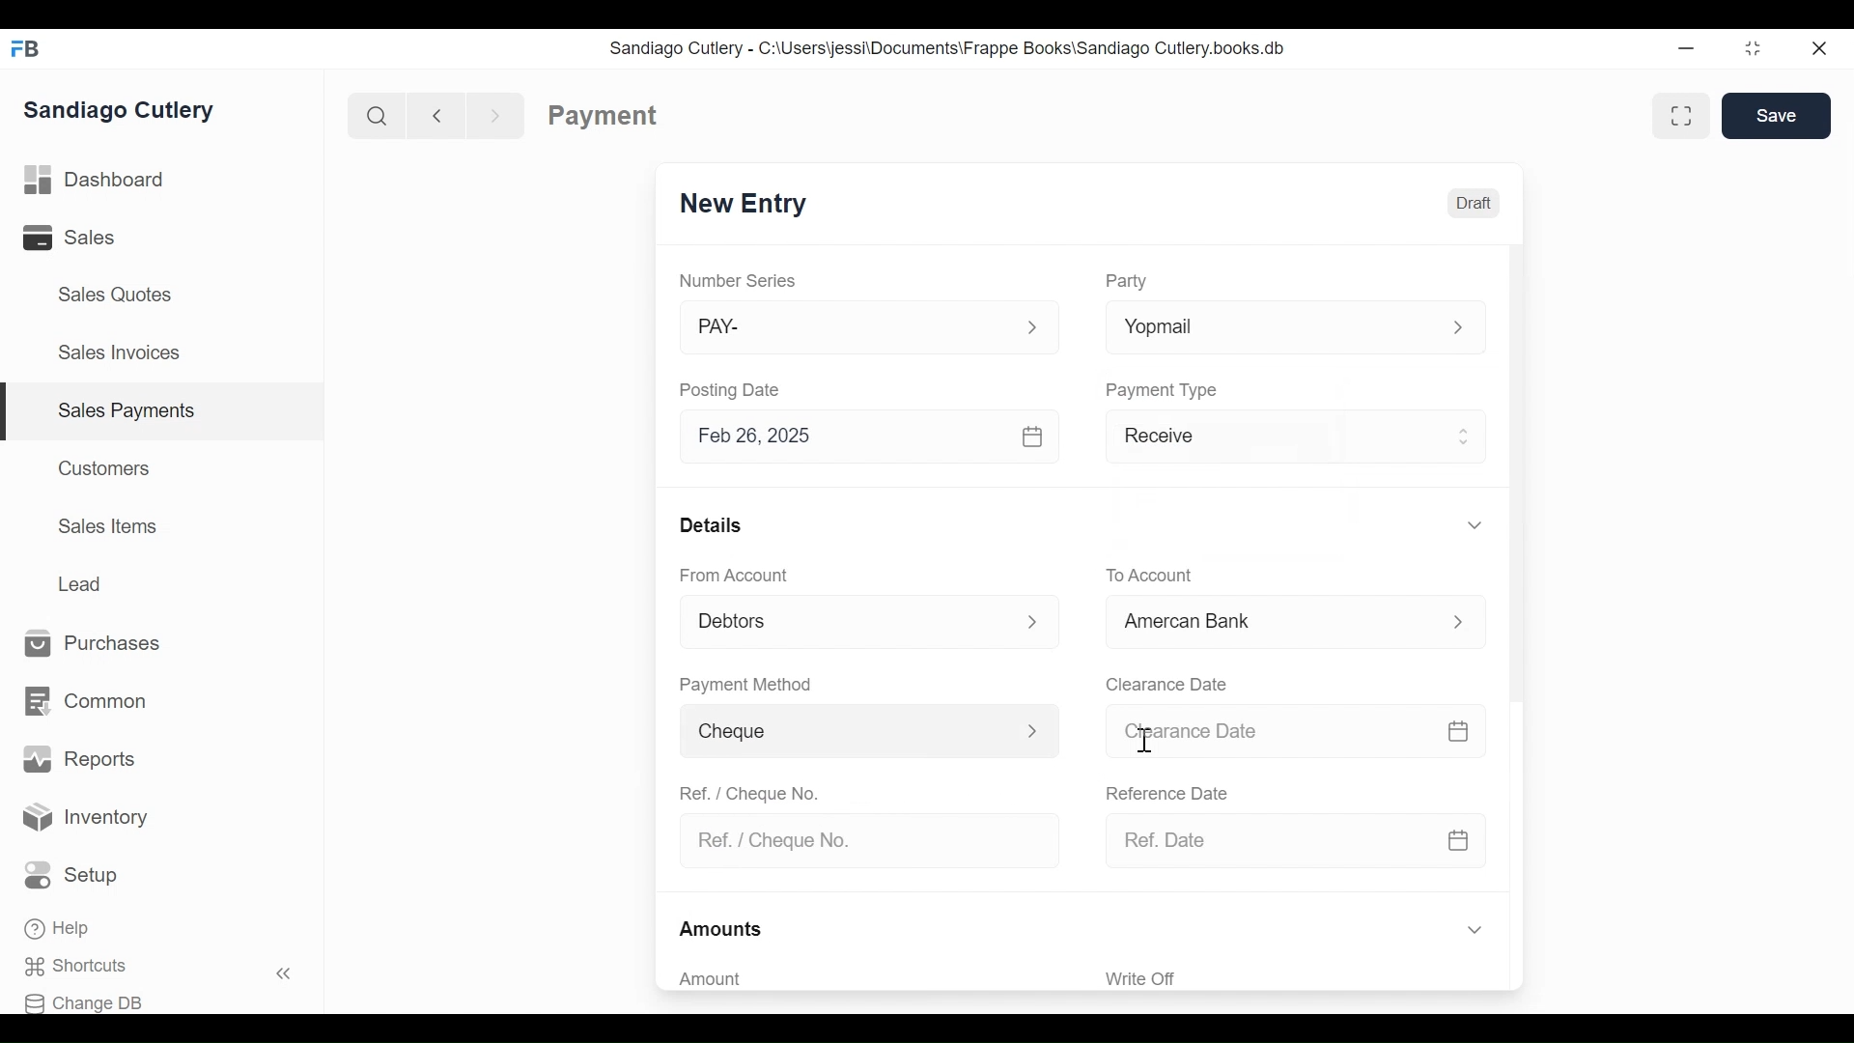 The image size is (1854, 1043). Describe the element at coordinates (83, 238) in the screenshot. I see `Sales` at that location.